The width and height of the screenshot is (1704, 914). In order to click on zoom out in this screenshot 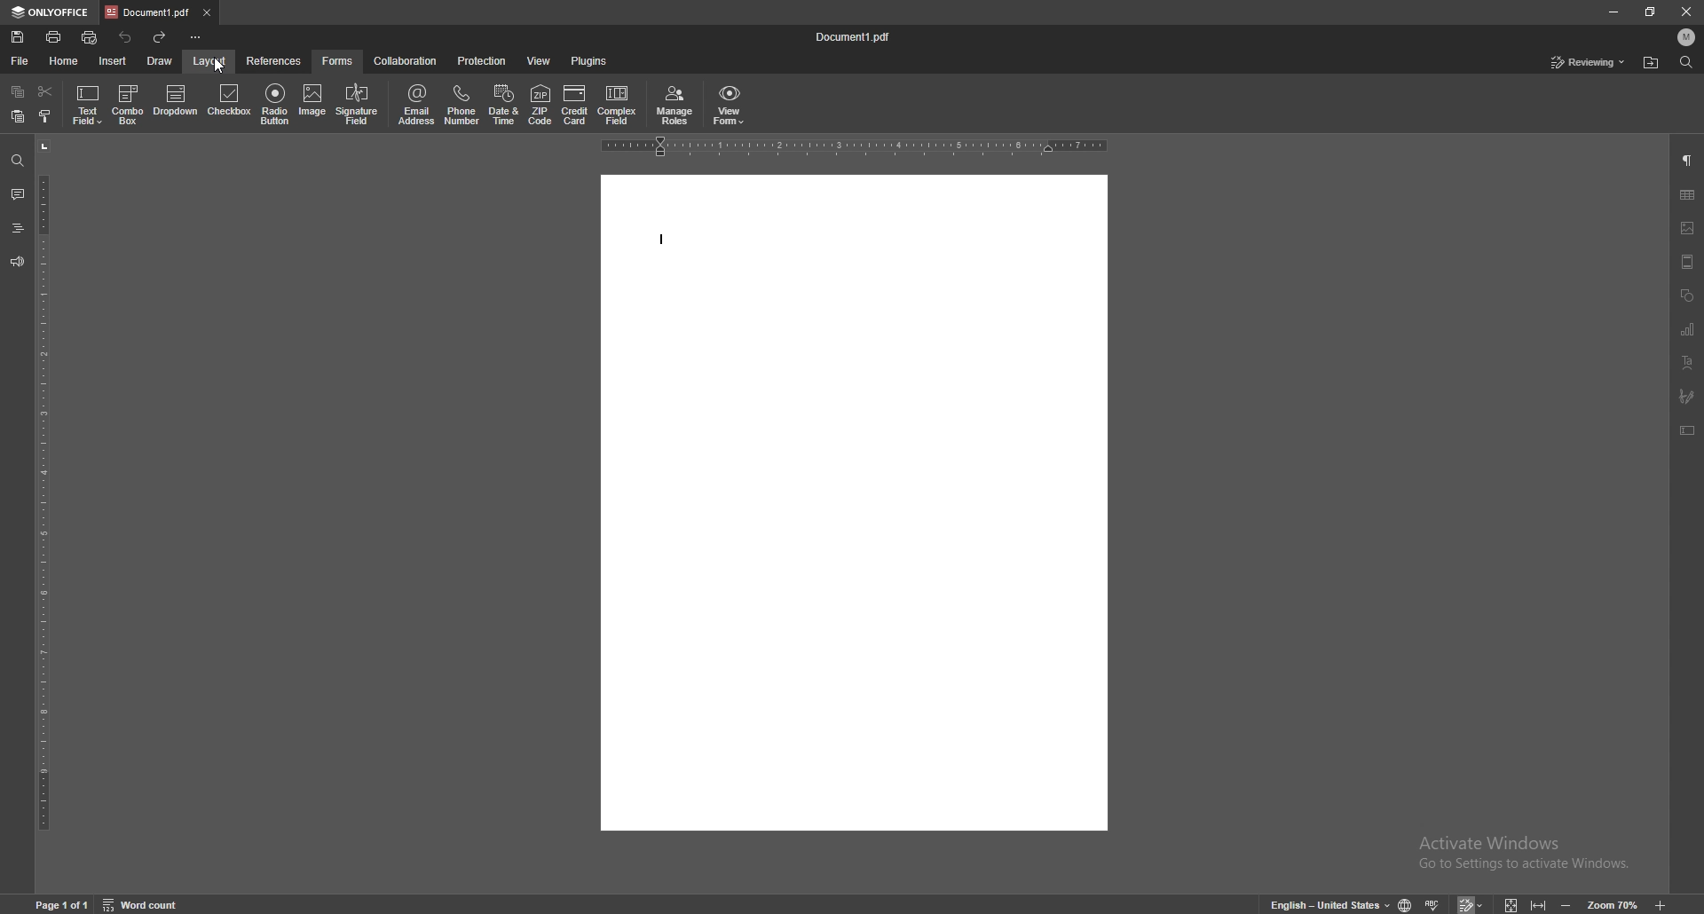, I will do `click(1567, 905)`.